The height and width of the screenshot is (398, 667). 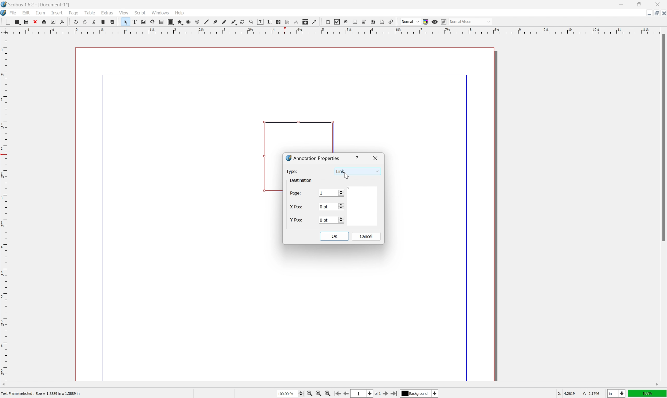 I want to click on File, so click(x=13, y=13).